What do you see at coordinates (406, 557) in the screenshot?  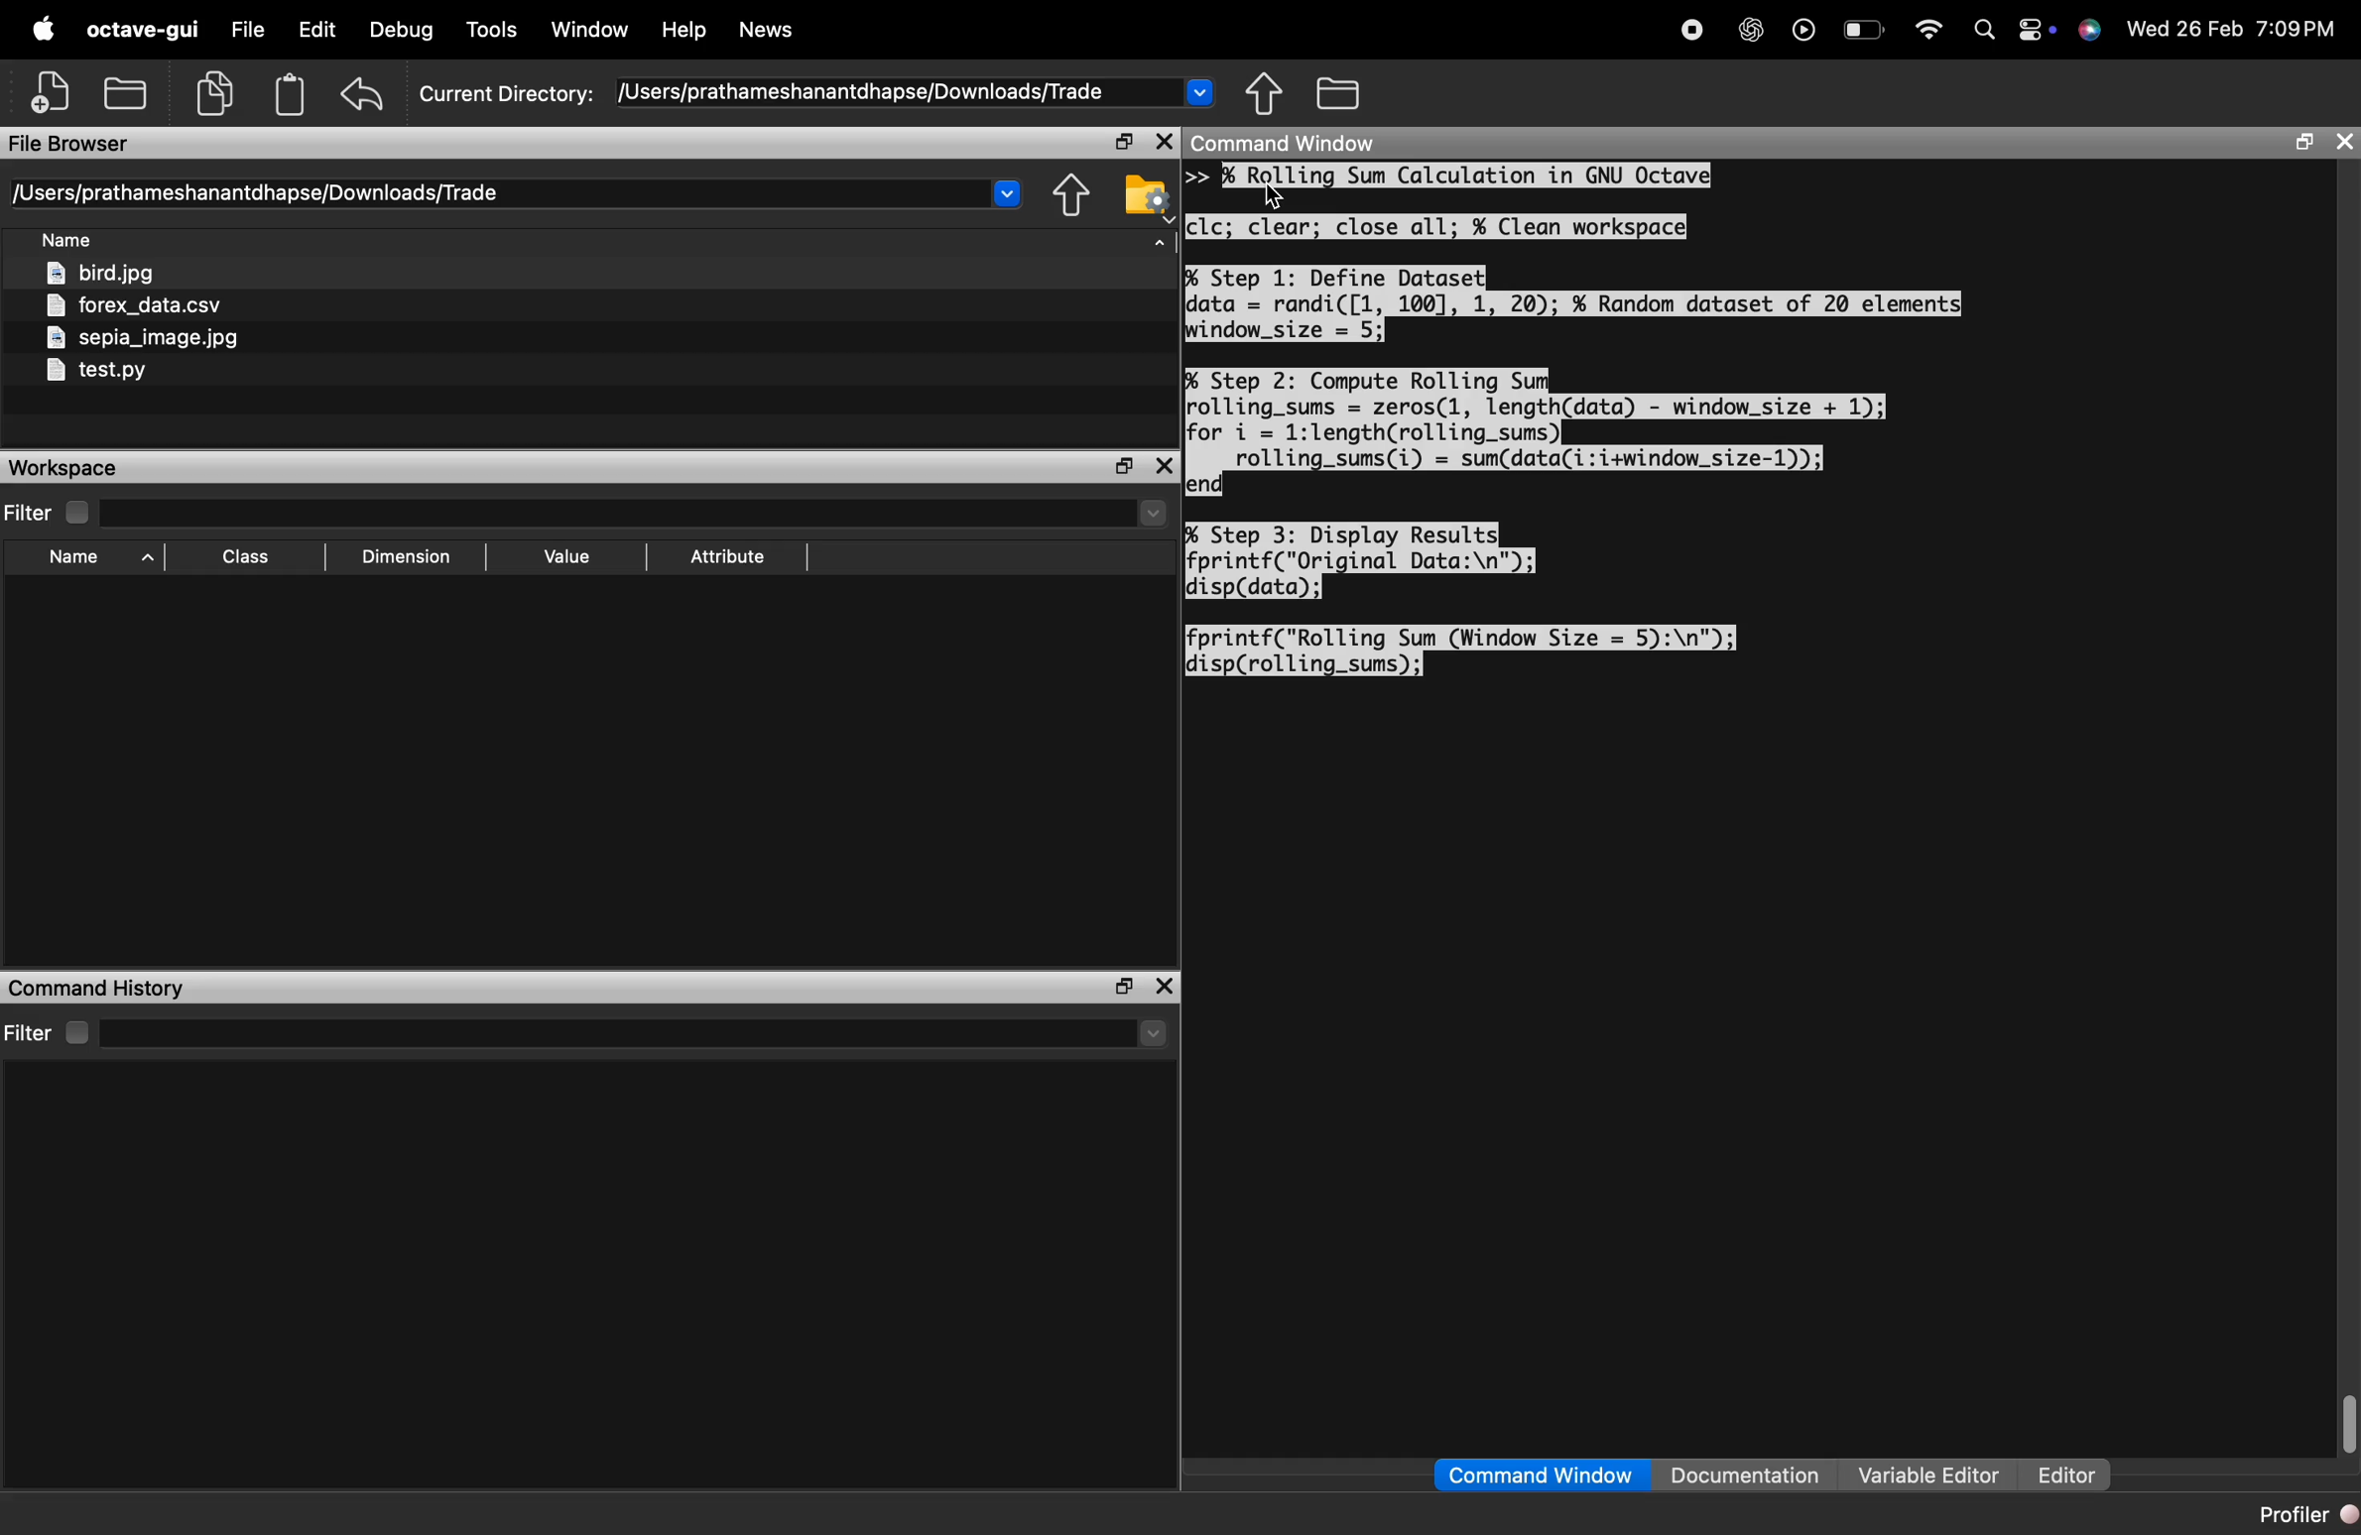 I see `sort by dimension` at bounding box center [406, 557].